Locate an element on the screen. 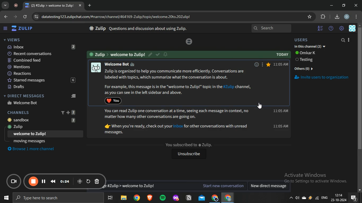 This screenshot has width=362, height=203. wifi is located at coordinates (316, 199).